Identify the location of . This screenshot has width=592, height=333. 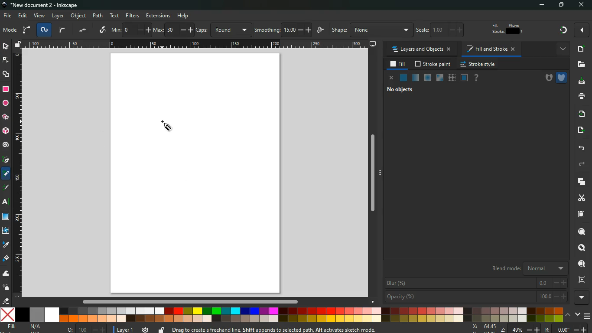
(557, 30).